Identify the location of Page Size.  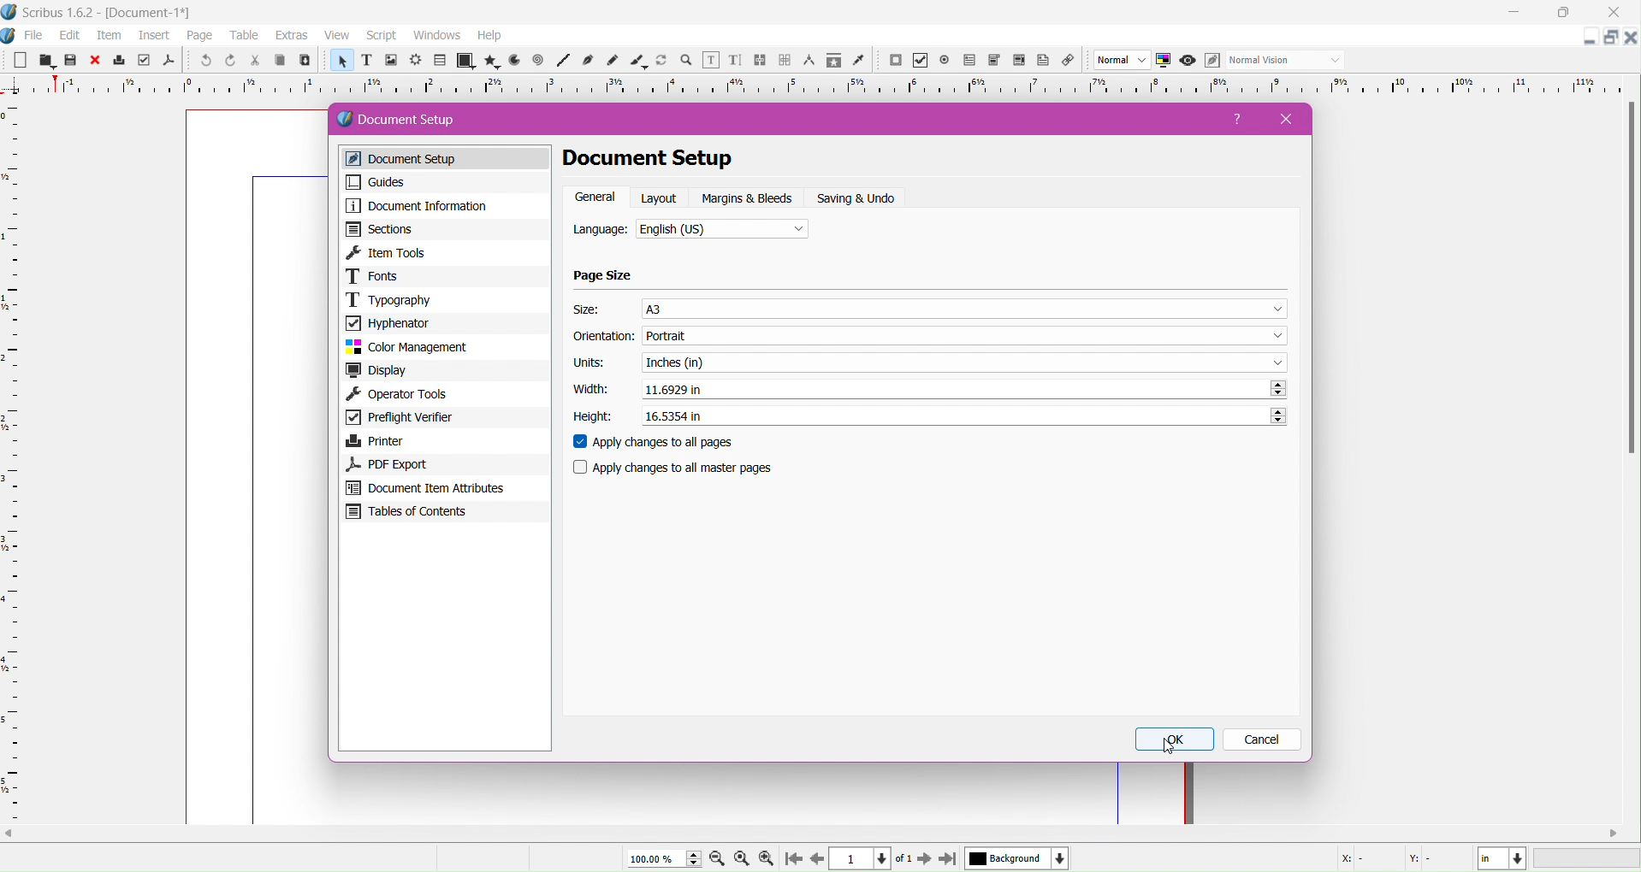
(604, 276).